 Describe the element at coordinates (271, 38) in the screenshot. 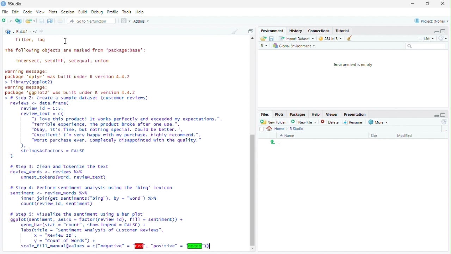

I see `Save` at that location.